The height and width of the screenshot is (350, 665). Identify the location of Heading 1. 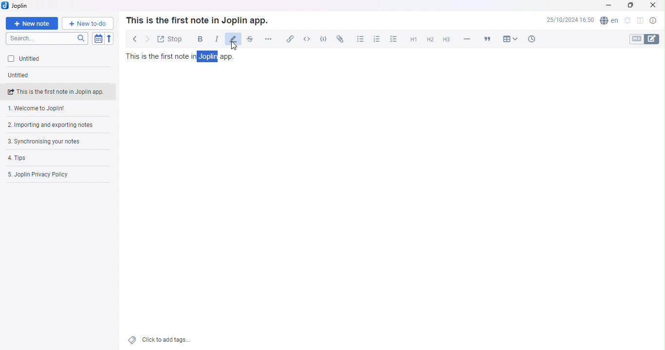
(413, 40).